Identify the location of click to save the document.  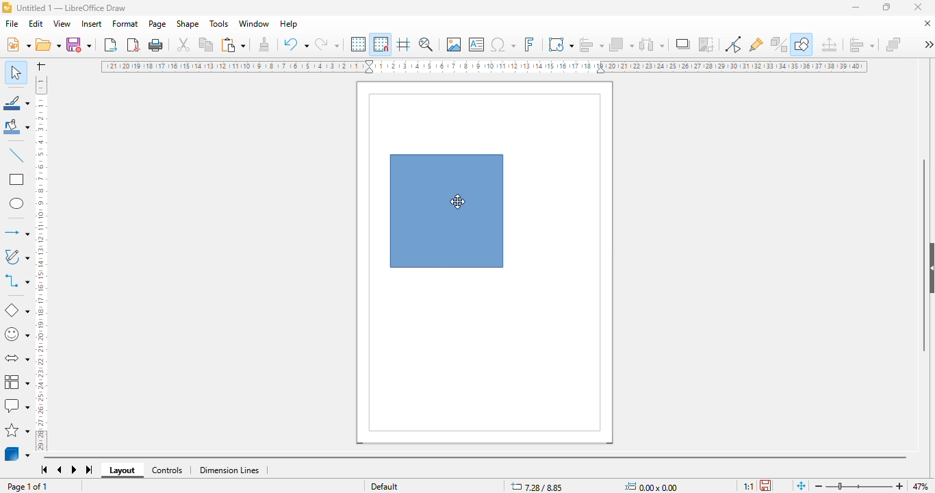
(765, 485).